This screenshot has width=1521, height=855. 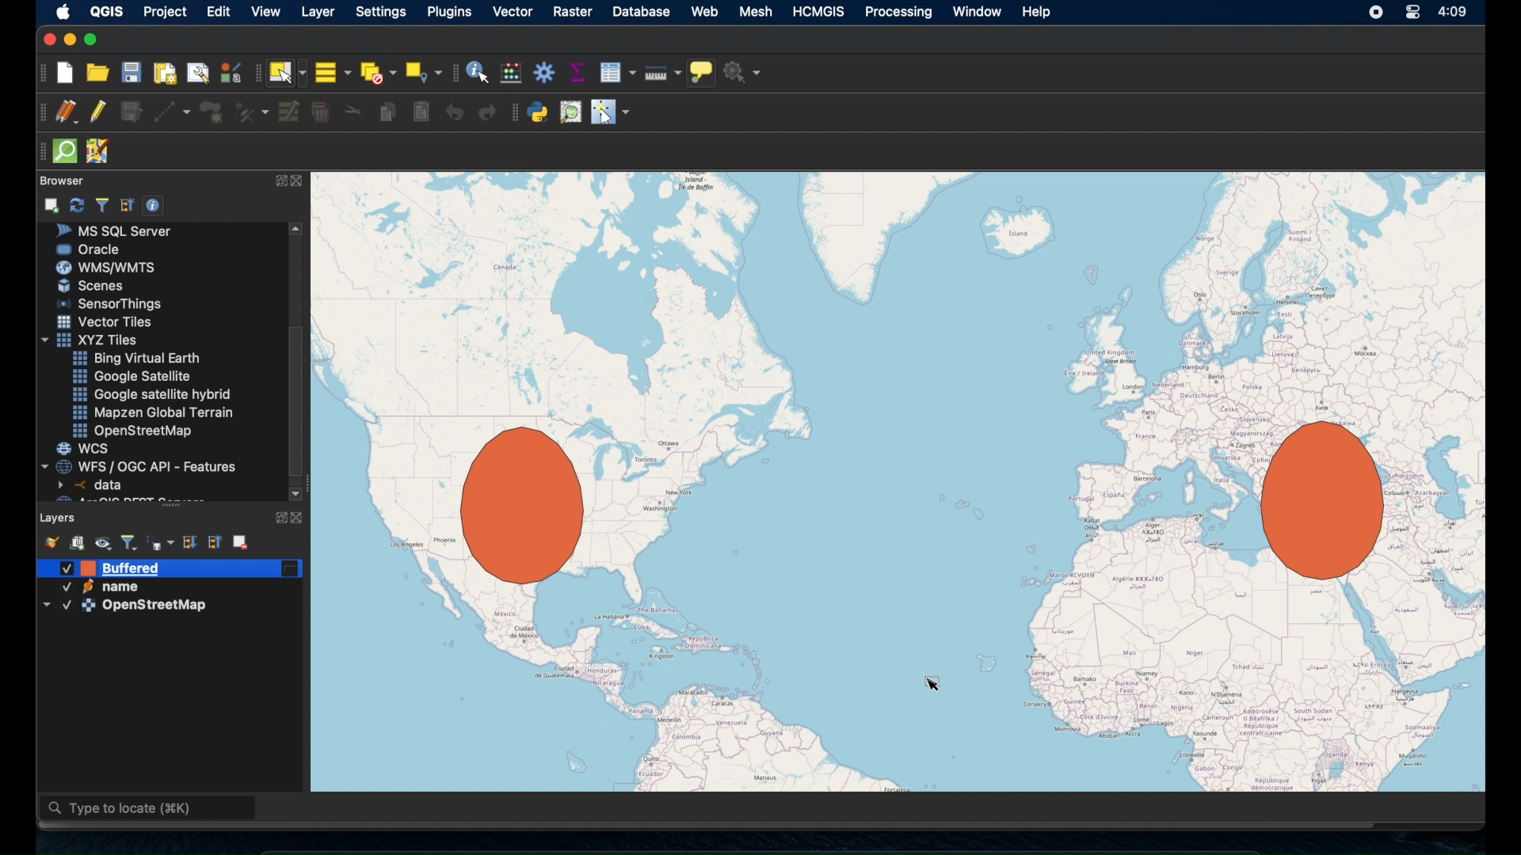 What do you see at coordinates (265, 13) in the screenshot?
I see `view` at bounding box center [265, 13].